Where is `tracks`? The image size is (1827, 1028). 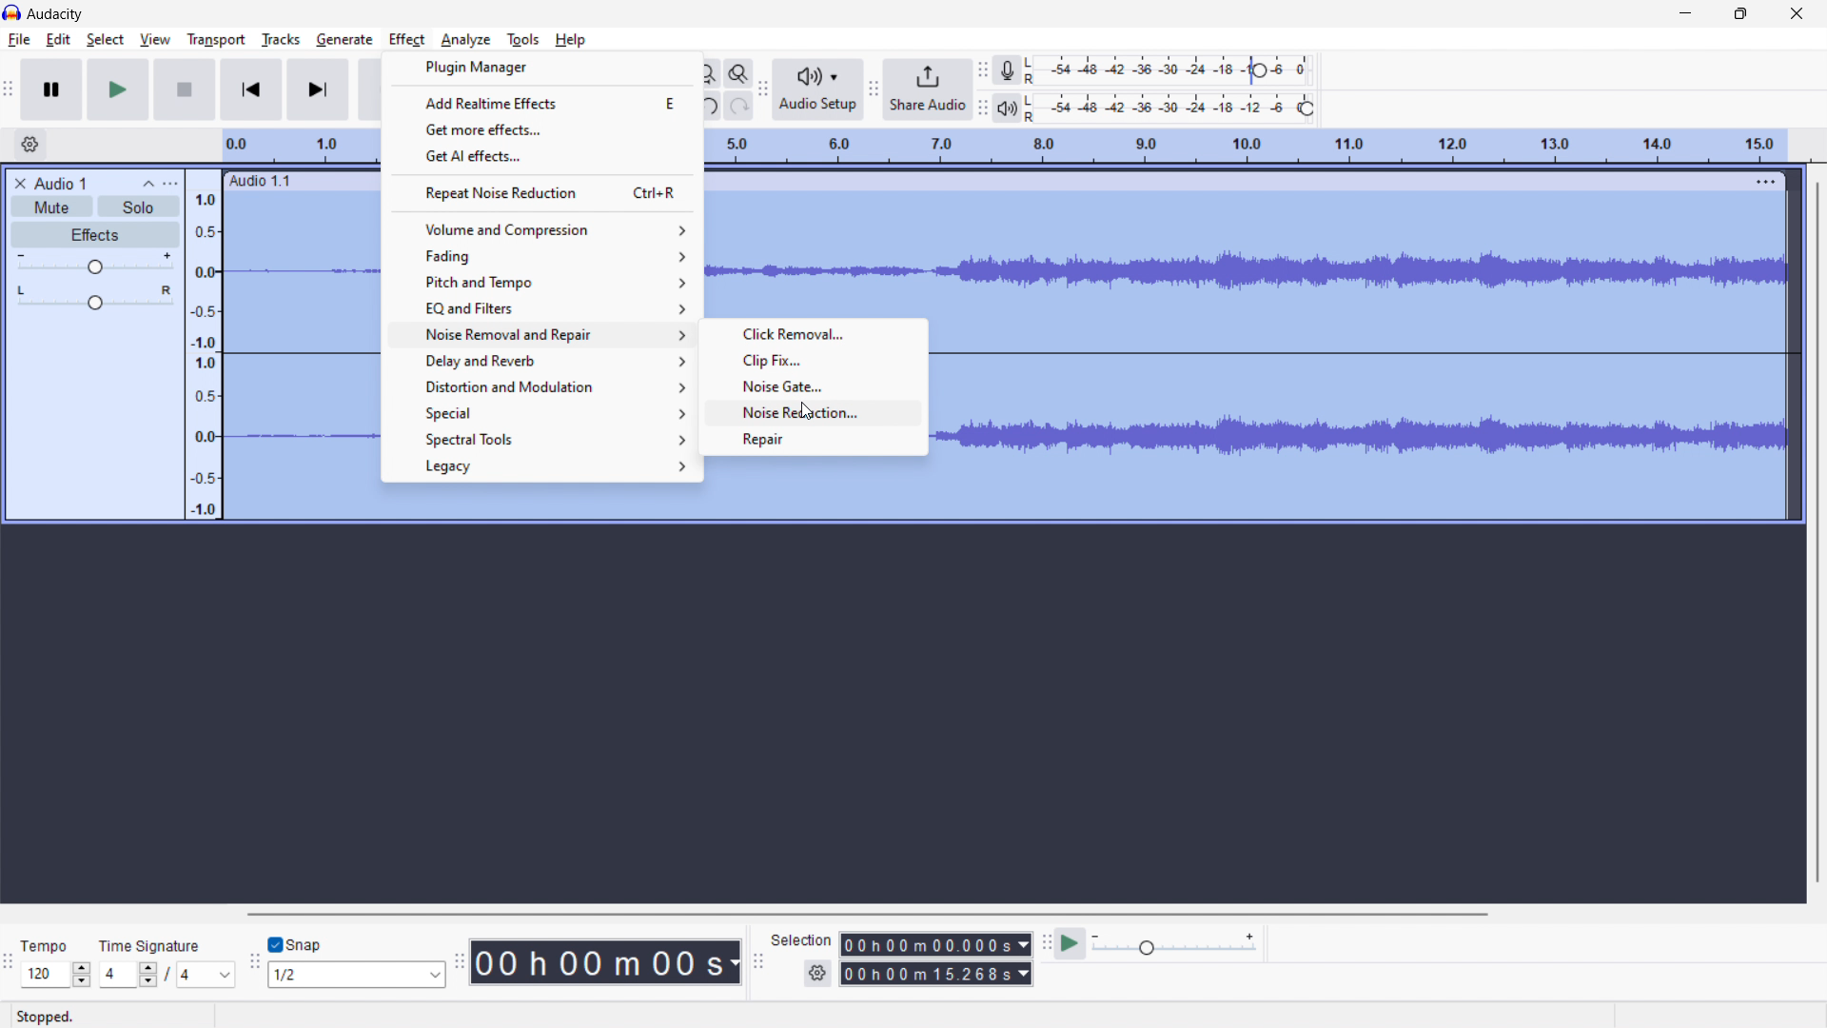
tracks is located at coordinates (280, 39).